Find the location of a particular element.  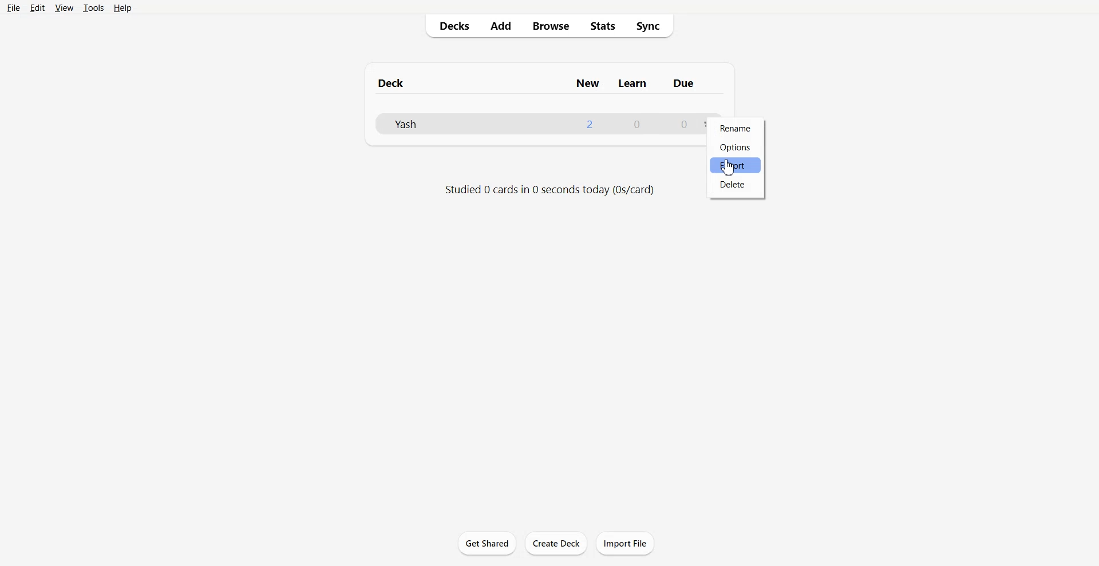

0 is located at coordinates (683, 124).